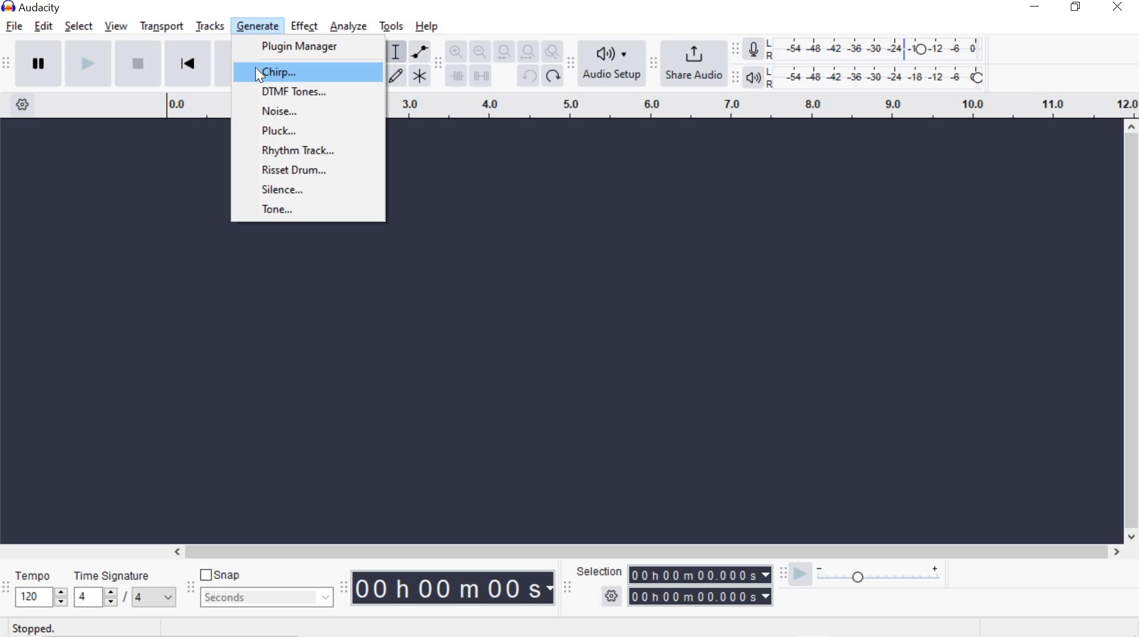  What do you see at coordinates (878, 578) in the screenshot?
I see `Playback speed` at bounding box center [878, 578].